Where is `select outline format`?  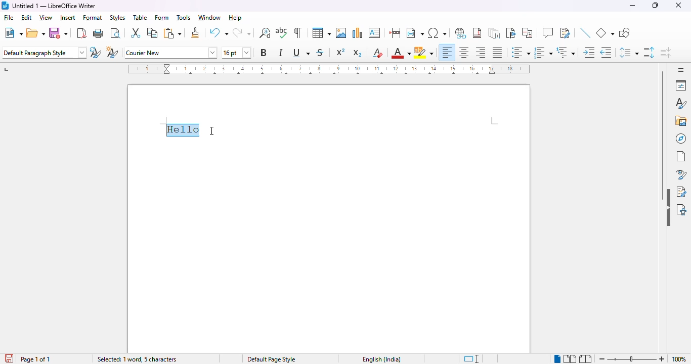 select outline format is located at coordinates (566, 52).